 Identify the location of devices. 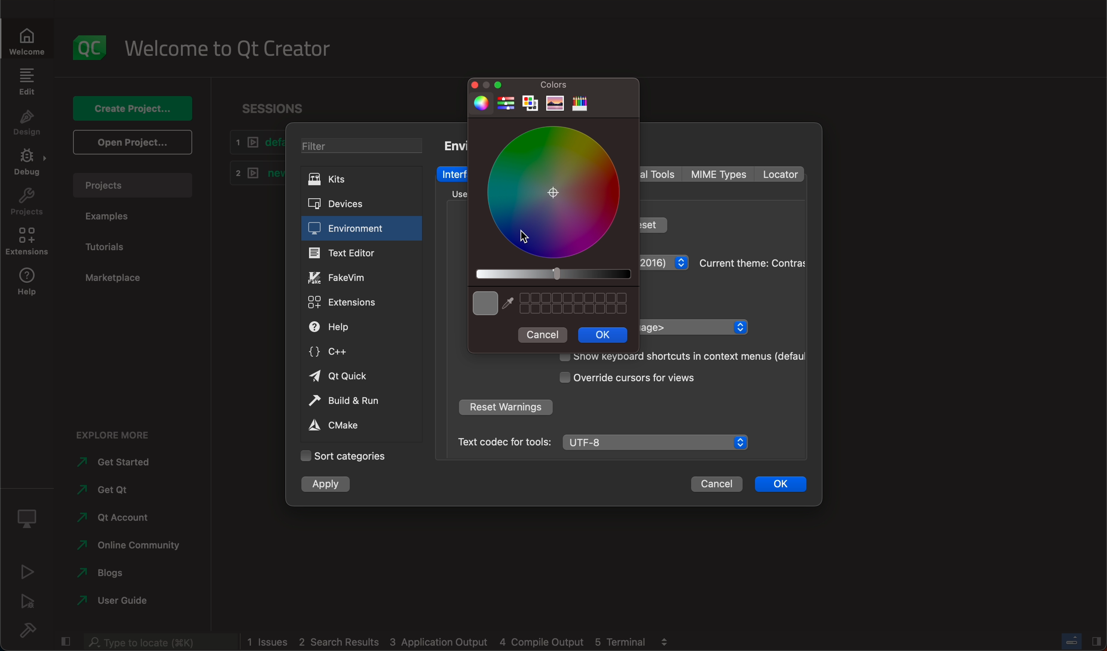
(352, 203).